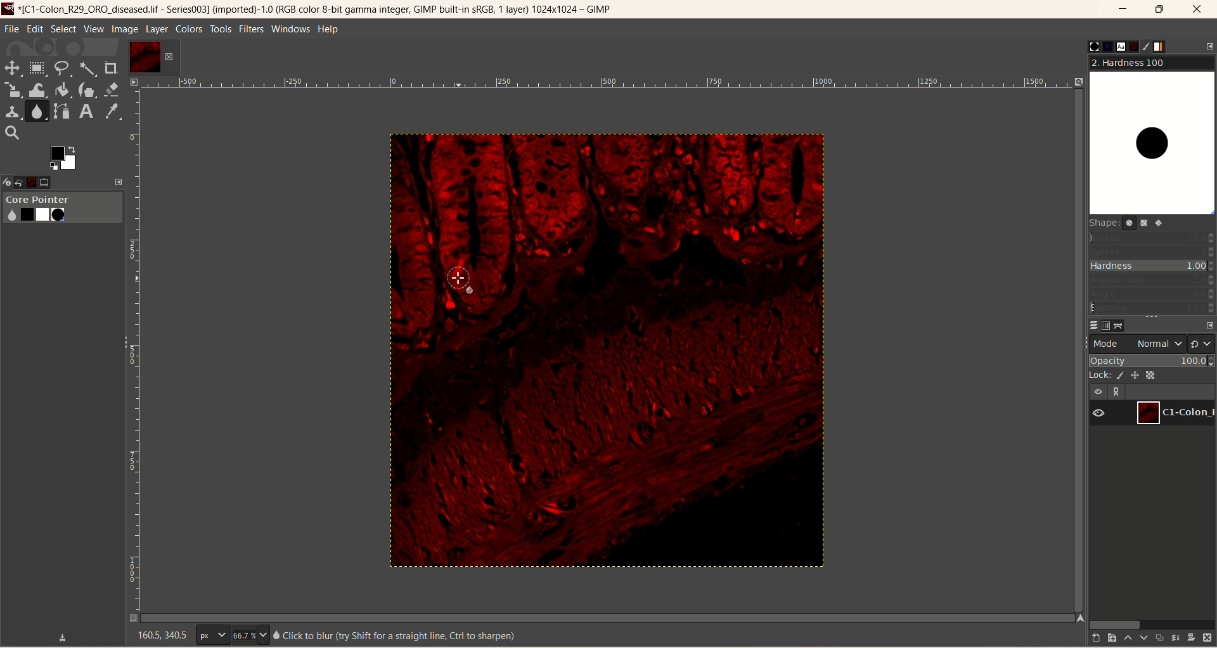  What do you see at coordinates (156, 29) in the screenshot?
I see `layer` at bounding box center [156, 29].